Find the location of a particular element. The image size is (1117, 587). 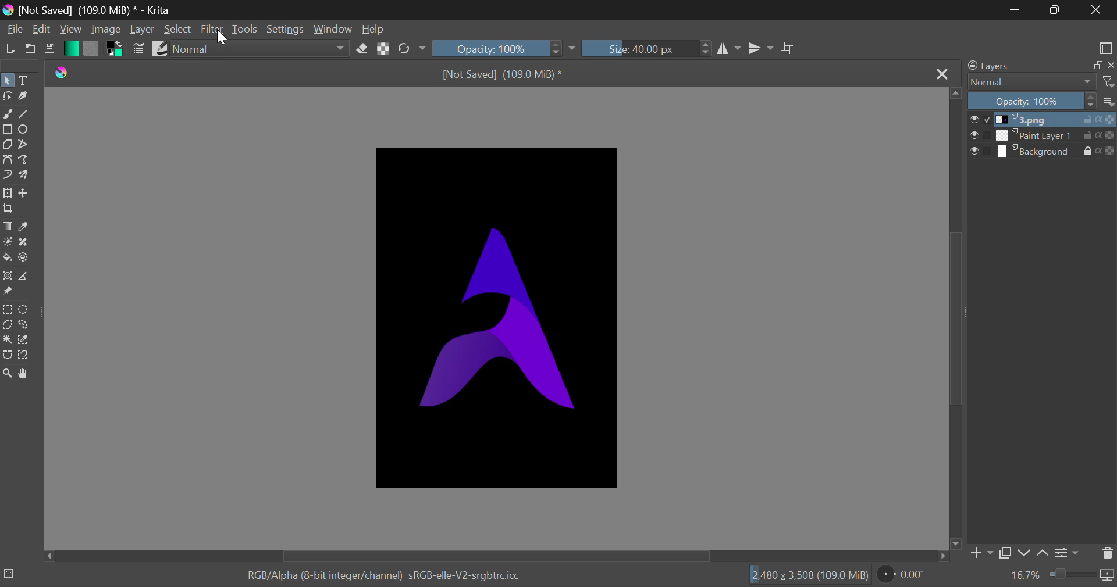

Scroll Bar is located at coordinates (956, 318).